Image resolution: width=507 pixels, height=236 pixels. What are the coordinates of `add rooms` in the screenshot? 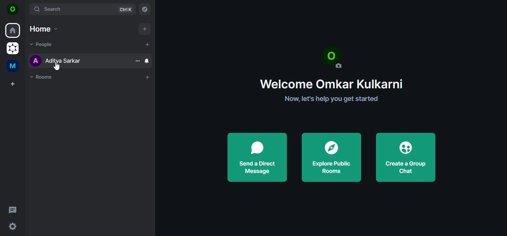 It's located at (147, 78).